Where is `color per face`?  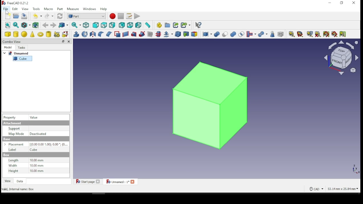 color per face is located at coordinates (195, 34).